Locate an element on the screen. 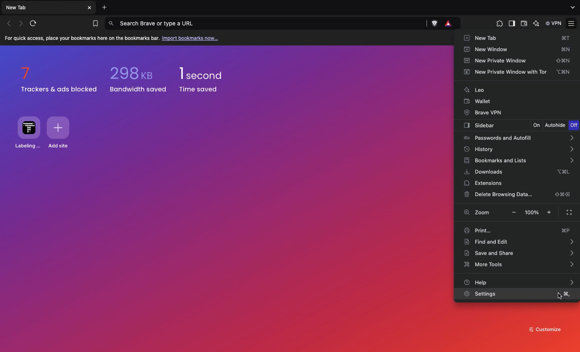  Passwords and autofill is located at coordinates (517, 137).